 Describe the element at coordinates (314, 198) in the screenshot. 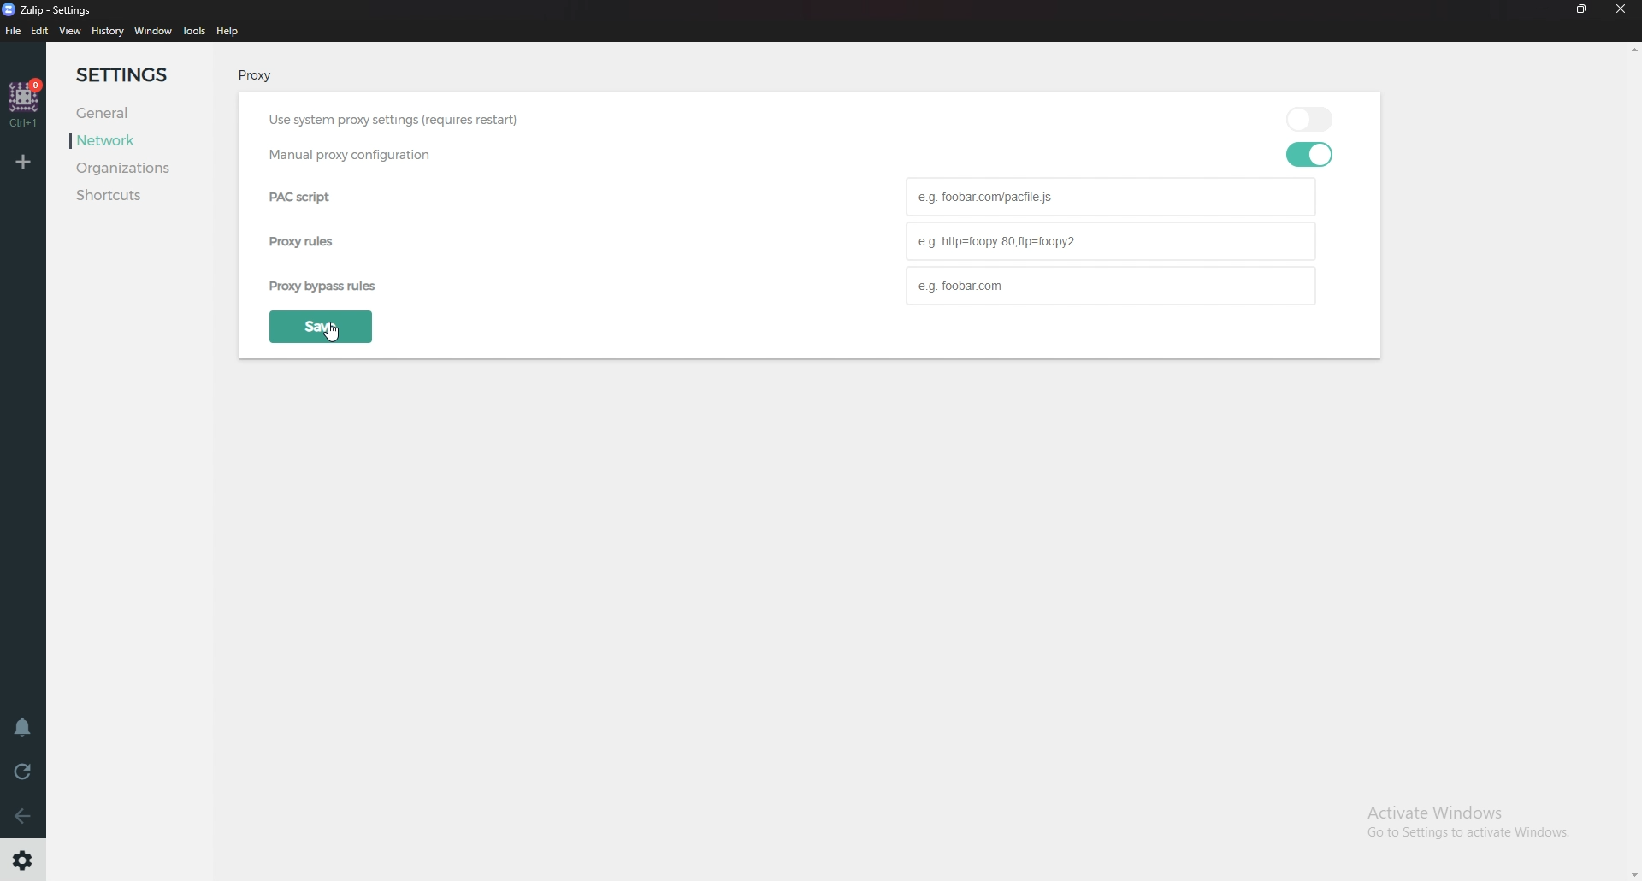

I see `pac script` at that location.